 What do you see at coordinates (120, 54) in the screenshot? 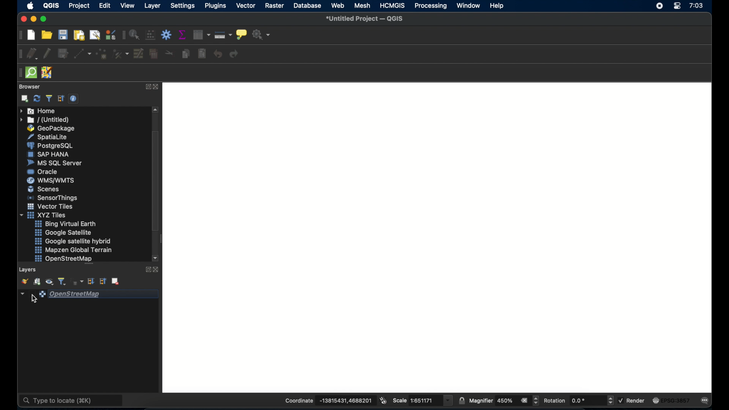
I see `vertex tool` at bounding box center [120, 54].